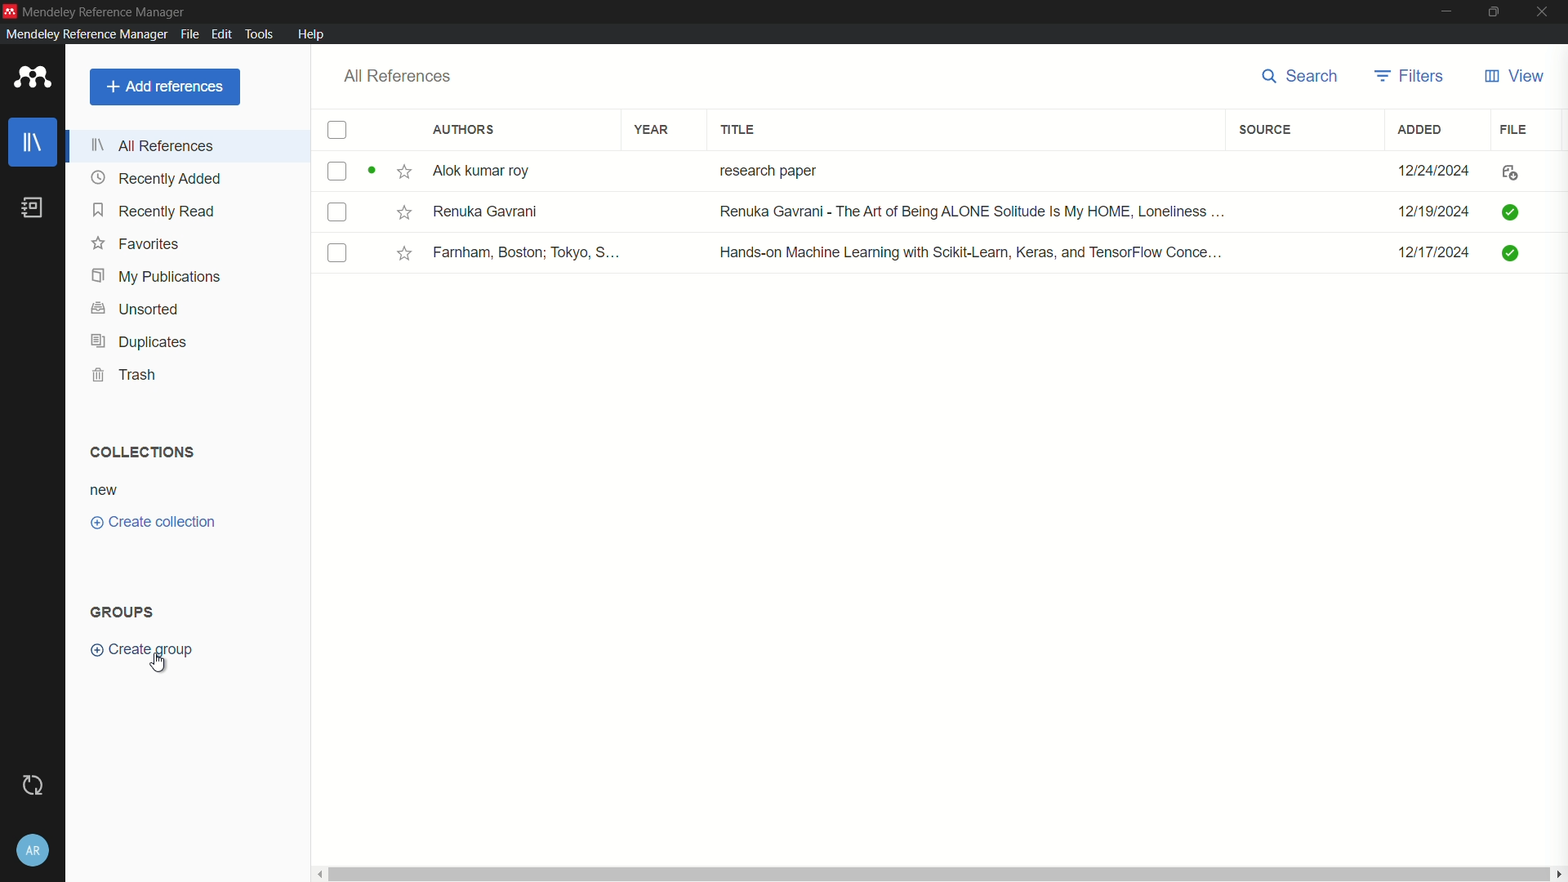  I want to click on Renuka Gavrani, so click(486, 211).